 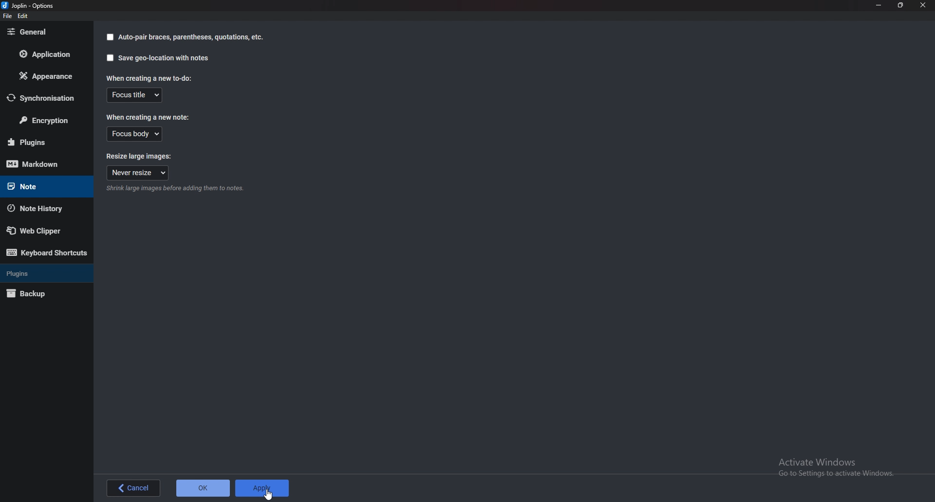 I want to click on Checkbox , so click(x=108, y=58).